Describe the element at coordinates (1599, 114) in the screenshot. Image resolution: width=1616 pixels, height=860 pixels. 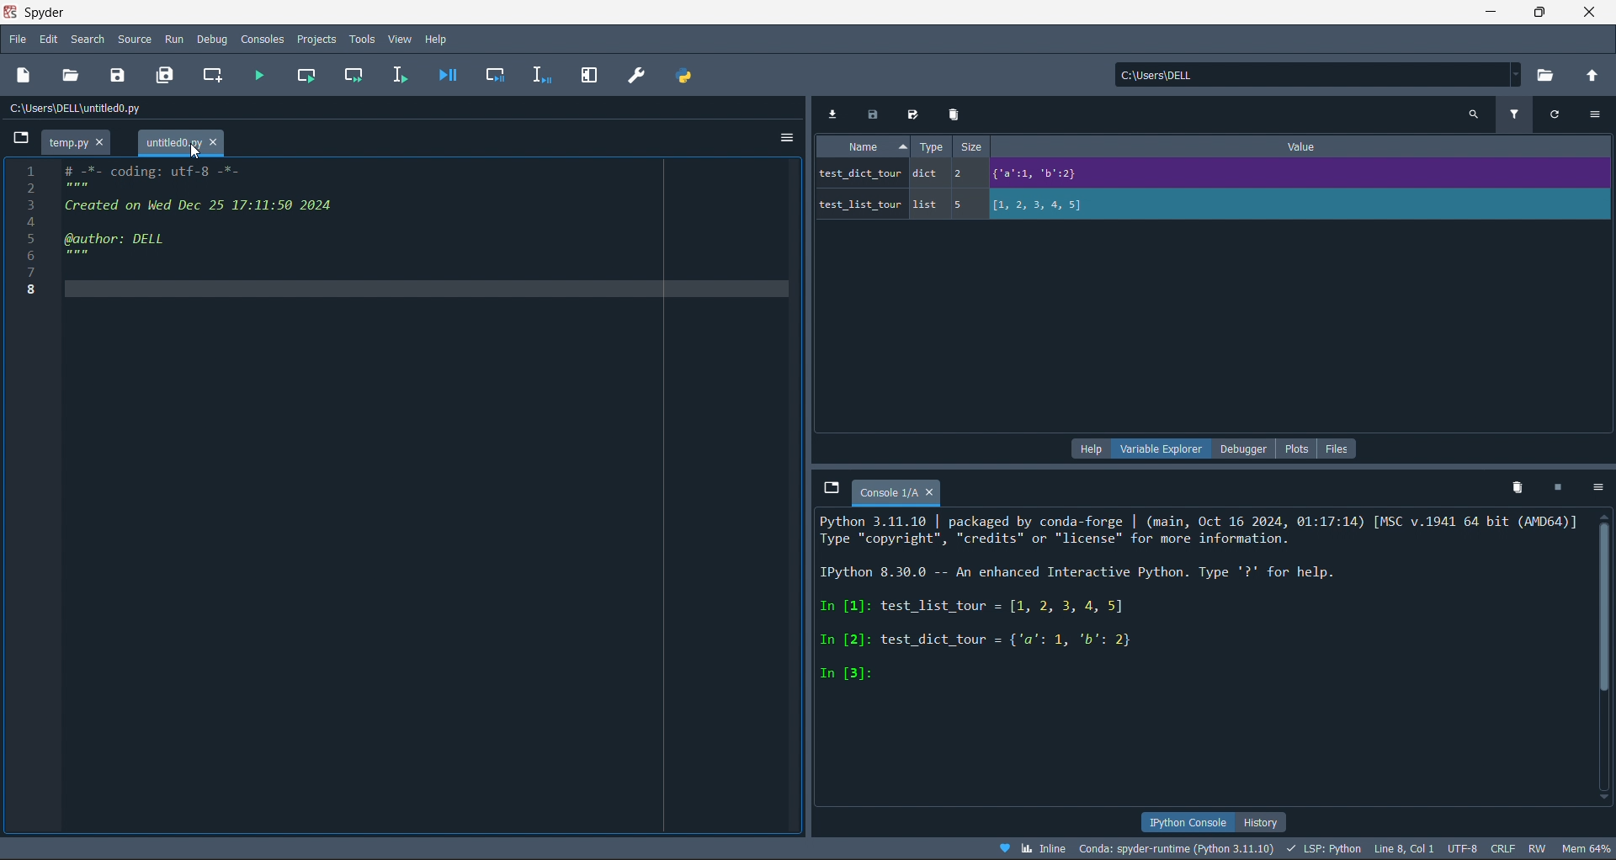
I see `options` at that location.